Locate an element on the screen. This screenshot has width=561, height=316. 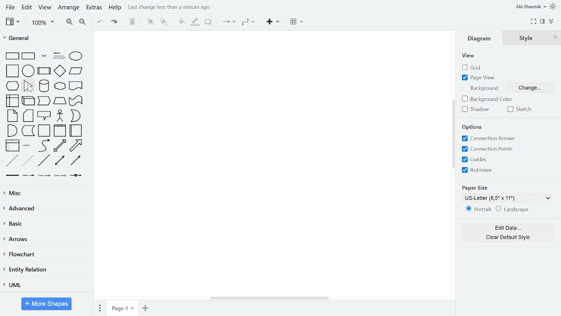
general is located at coordinates (44, 37).